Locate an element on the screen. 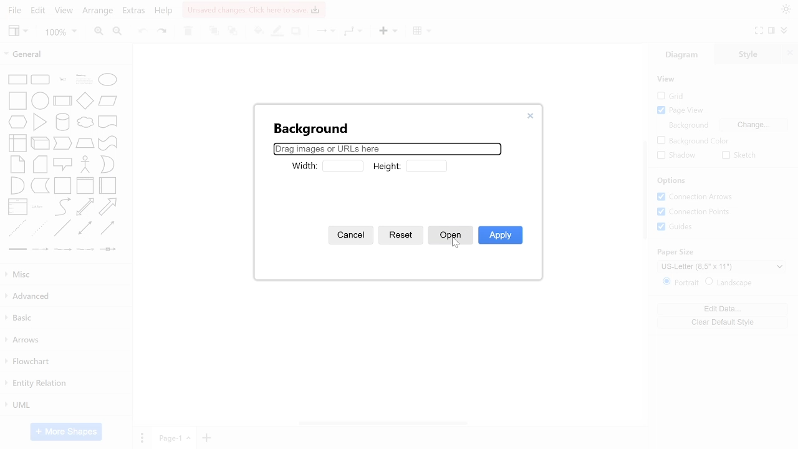 Image resolution: width=798 pixels, height=449 pixels. to front is located at coordinates (214, 31).